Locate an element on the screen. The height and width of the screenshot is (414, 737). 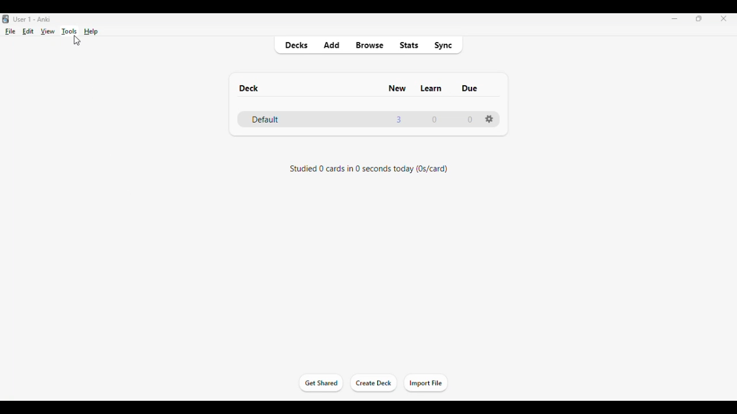
Use 1 - Anki is located at coordinates (32, 20).